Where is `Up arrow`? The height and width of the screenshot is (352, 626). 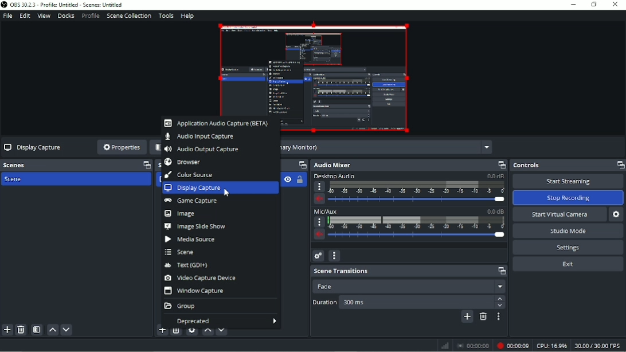
Up arrow is located at coordinates (500, 299).